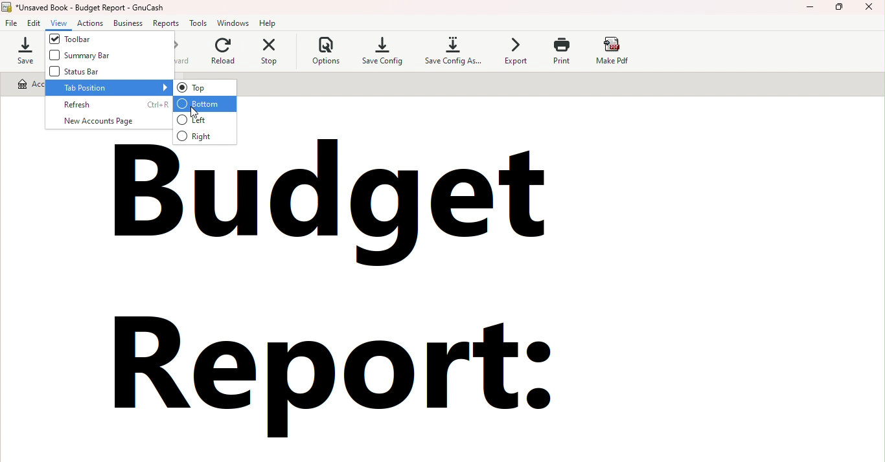 This screenshot has width=885, height=462. What do you see at coordinates (84, 39) in the screenshot?
I see `Toolbar` at bounding box center [84, 39].